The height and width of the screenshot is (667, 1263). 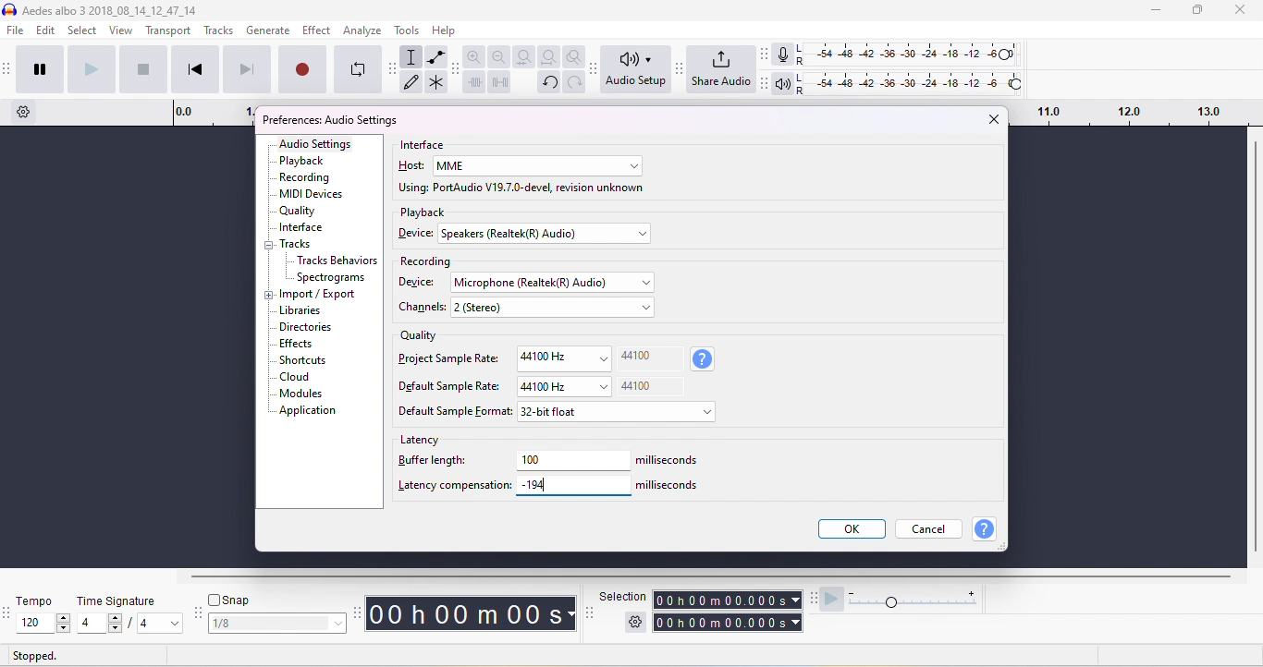 What do you see at coordinates (765, 54) in the screenshot?
I see `audacity audio meter toolbar` at bounding box center [765, 54].